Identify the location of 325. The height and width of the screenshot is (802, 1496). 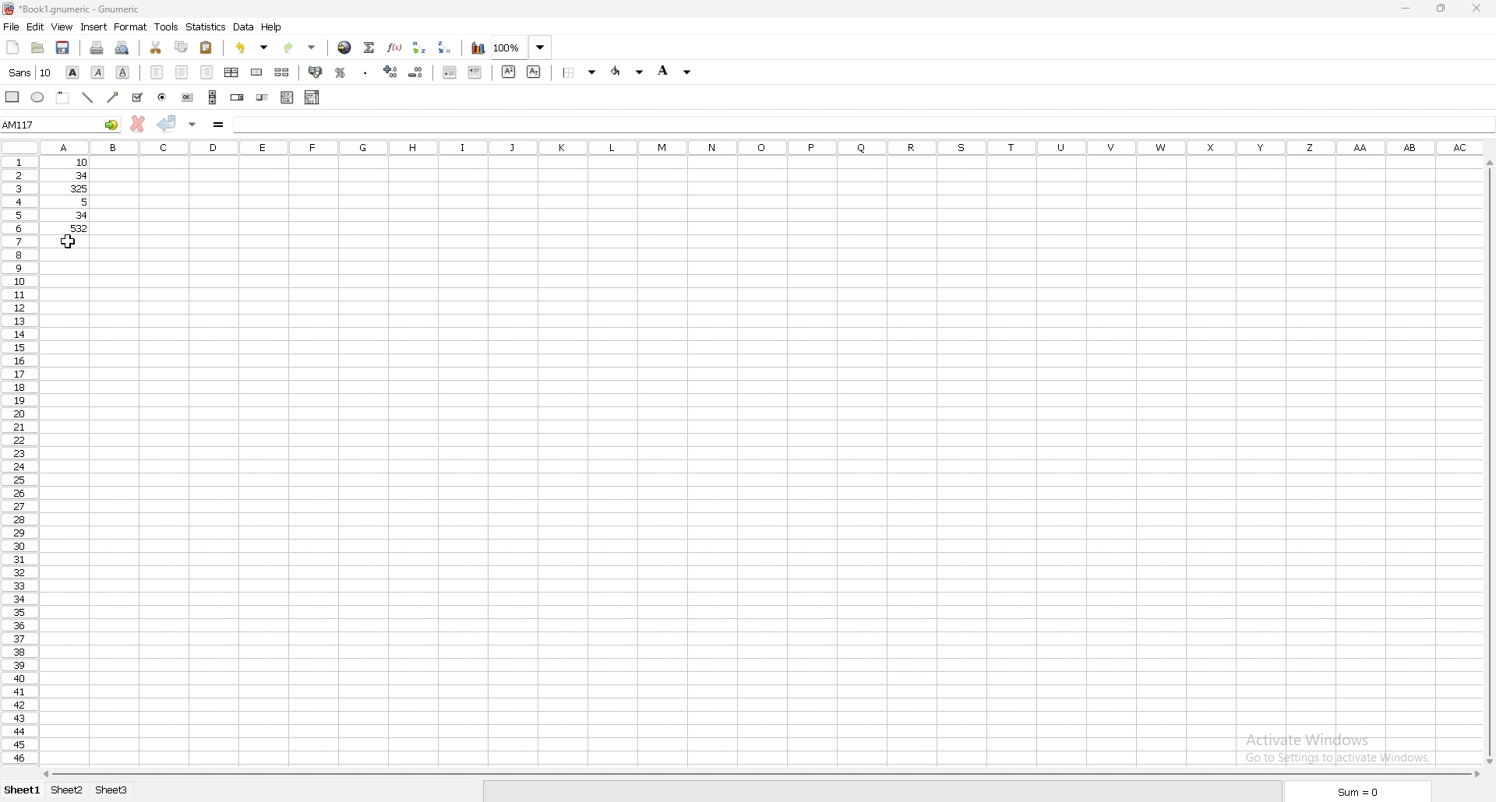
(72, 188).